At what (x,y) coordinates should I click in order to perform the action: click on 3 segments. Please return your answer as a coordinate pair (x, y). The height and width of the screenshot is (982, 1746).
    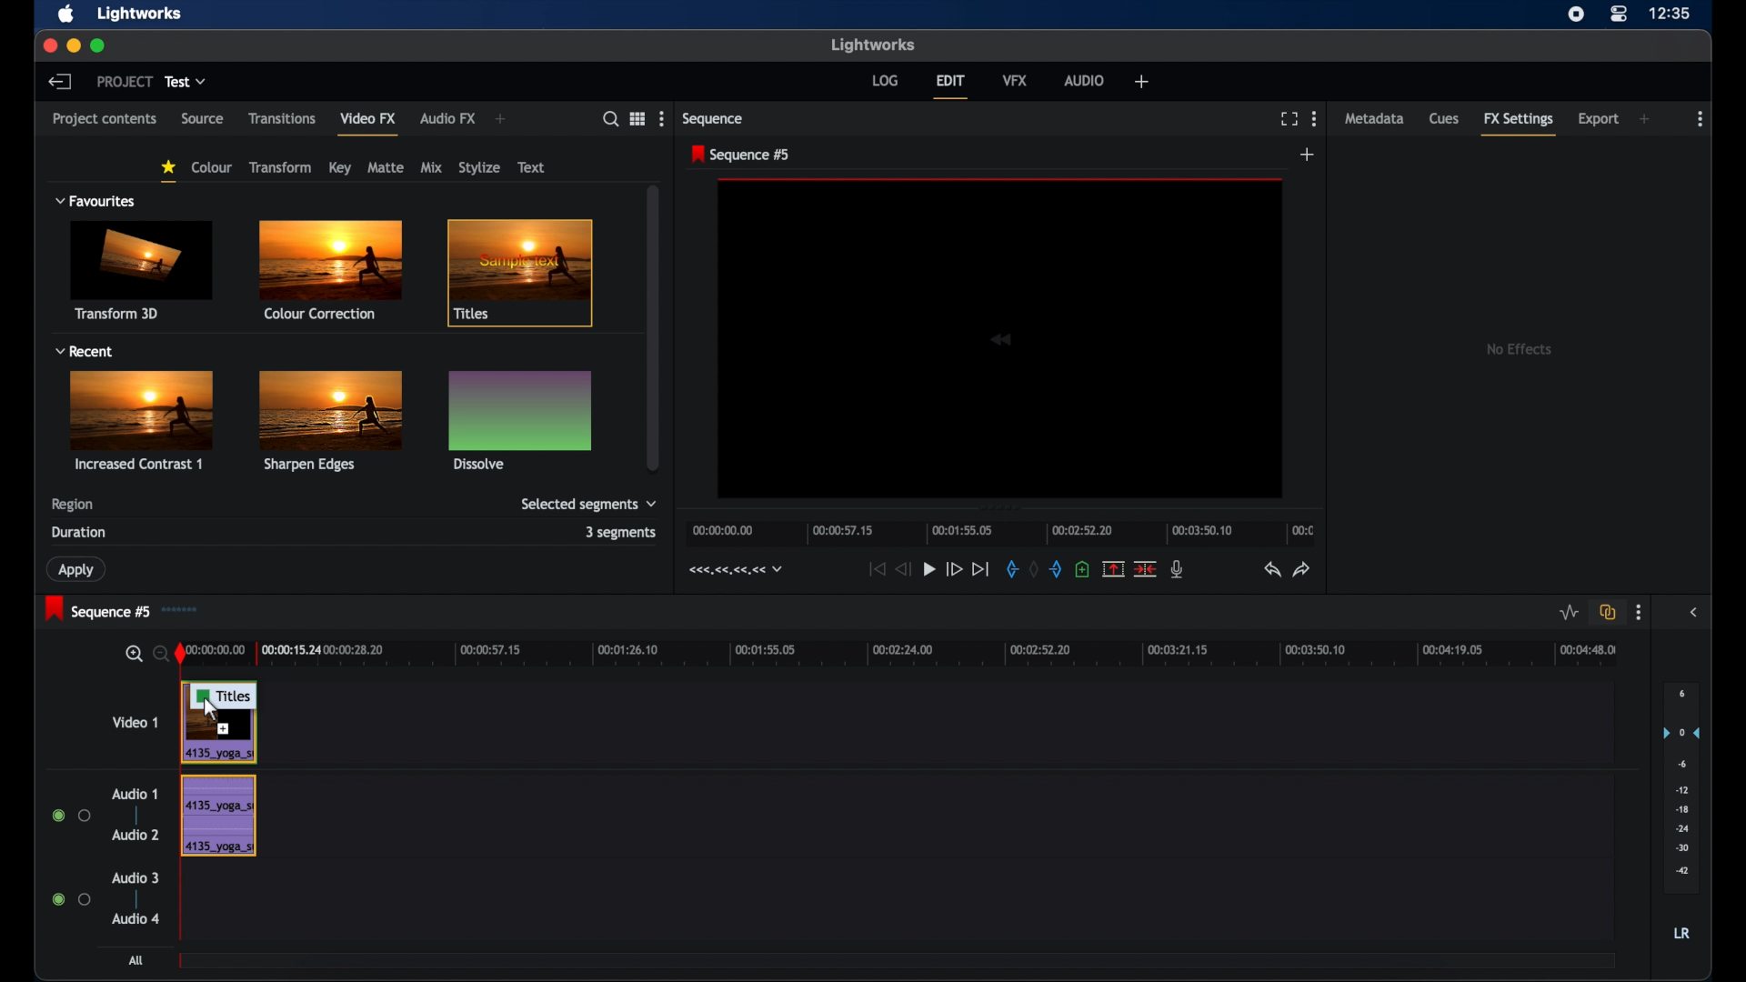
    Looking at the image, I should click on (621, 532).